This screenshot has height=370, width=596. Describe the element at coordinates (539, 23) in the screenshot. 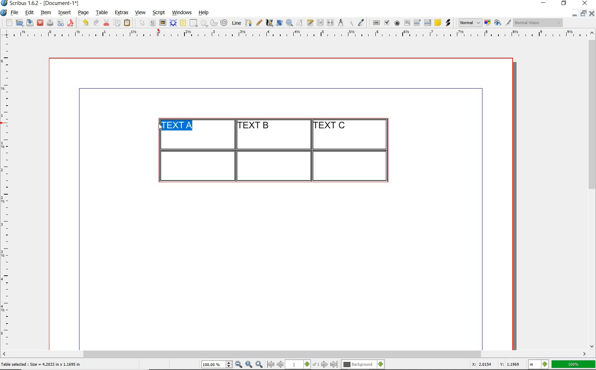

I see `visual appearance of the display` at that location.